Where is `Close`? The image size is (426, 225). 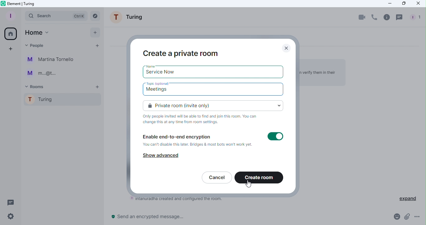 Close is located at coordinates (288, 47).